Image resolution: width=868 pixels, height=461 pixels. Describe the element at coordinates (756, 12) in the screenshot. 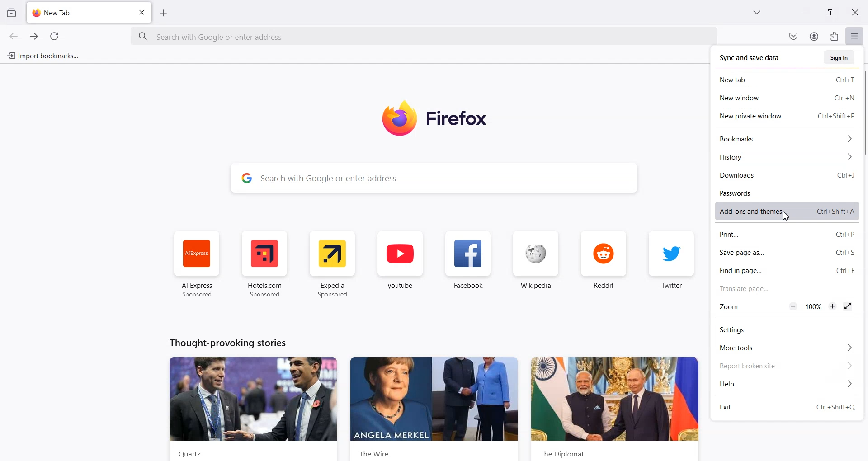

I see `List all Tab` at that location.